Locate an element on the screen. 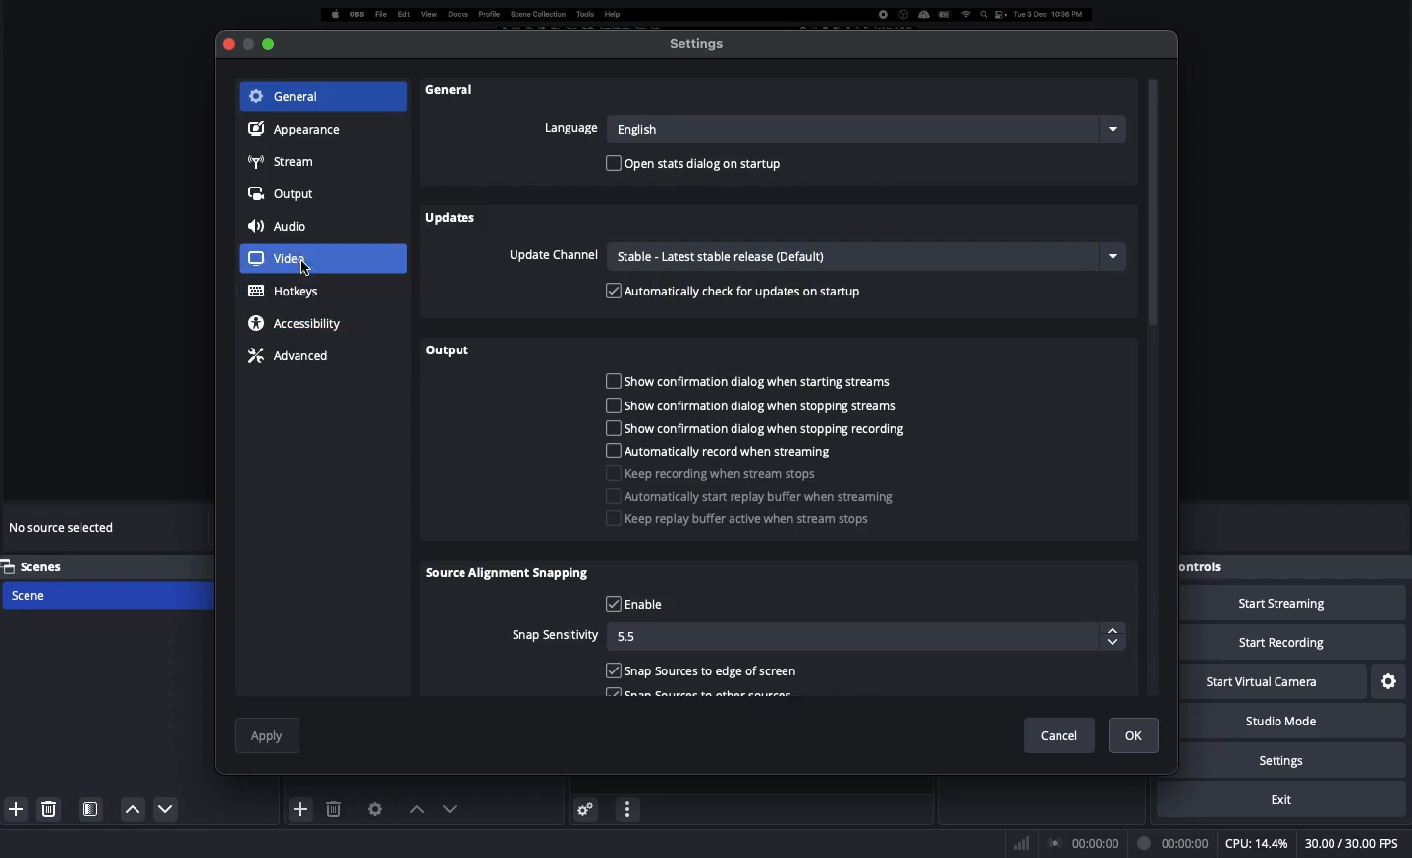 This screenshot has width=1412, height=858. Start virtual camera is located at coordinates (1275, 683).